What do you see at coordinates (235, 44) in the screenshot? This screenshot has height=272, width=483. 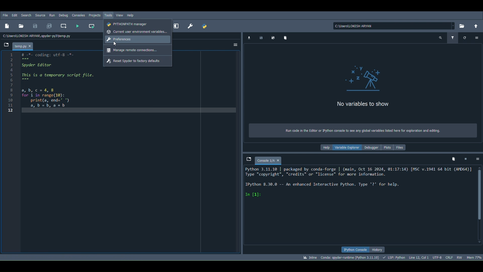 I see `Options` at bounding box center [235, 44].